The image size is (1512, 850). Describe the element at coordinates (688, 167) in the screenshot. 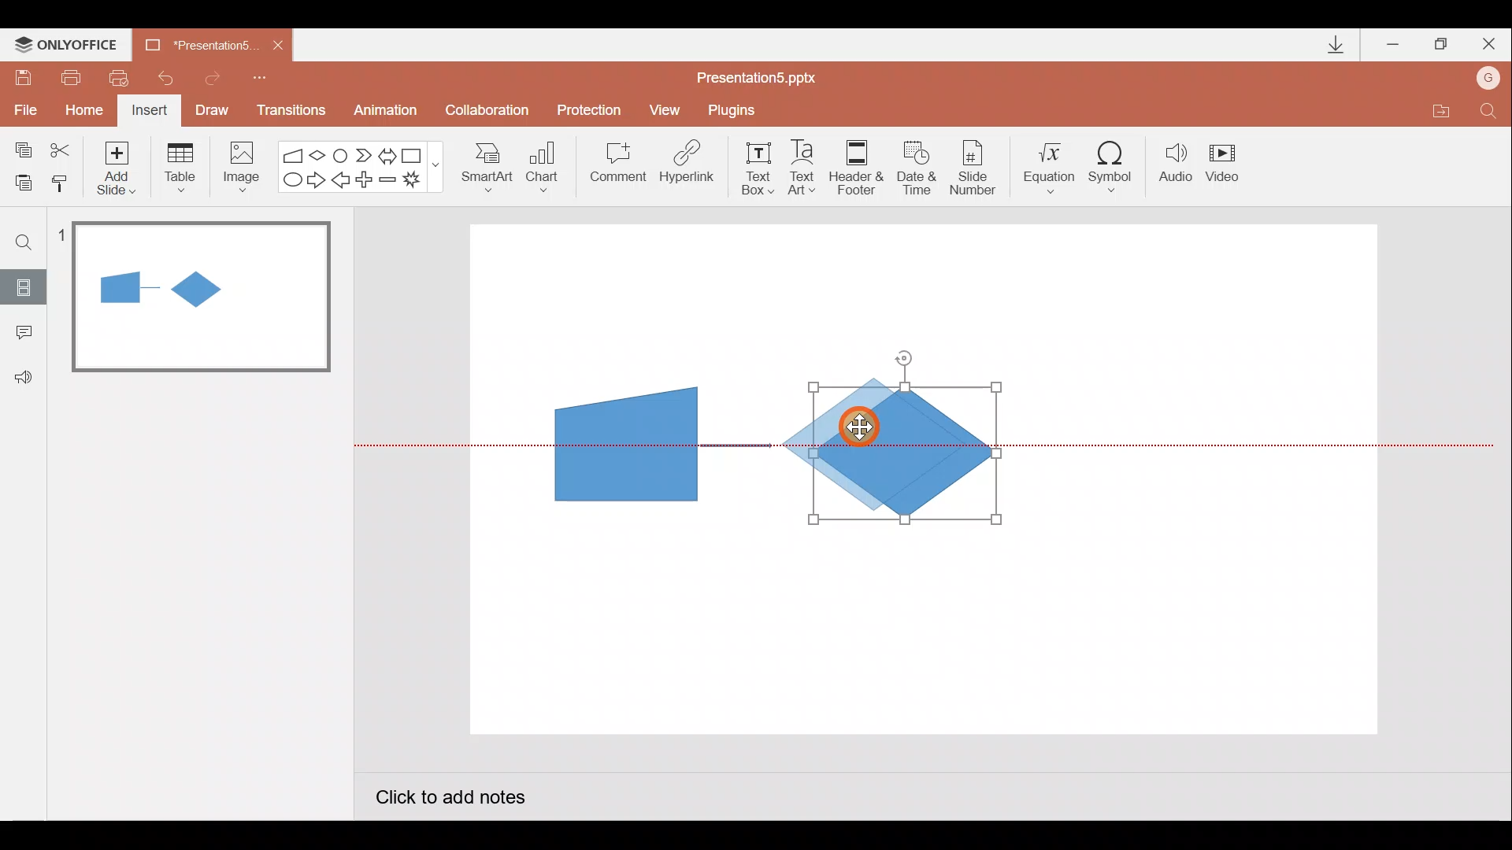

I see `Hyperlink` at that location.